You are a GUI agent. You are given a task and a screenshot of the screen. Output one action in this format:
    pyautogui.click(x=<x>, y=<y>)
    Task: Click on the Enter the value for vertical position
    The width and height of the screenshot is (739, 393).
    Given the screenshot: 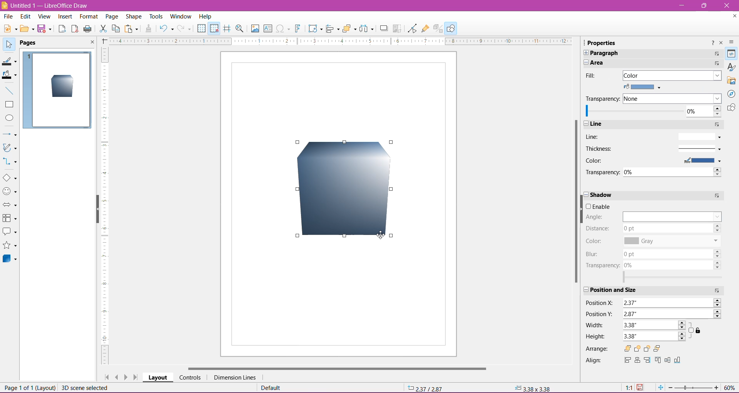 What is the action you would take?
    pyautogui.click(x=672, y=313)
    